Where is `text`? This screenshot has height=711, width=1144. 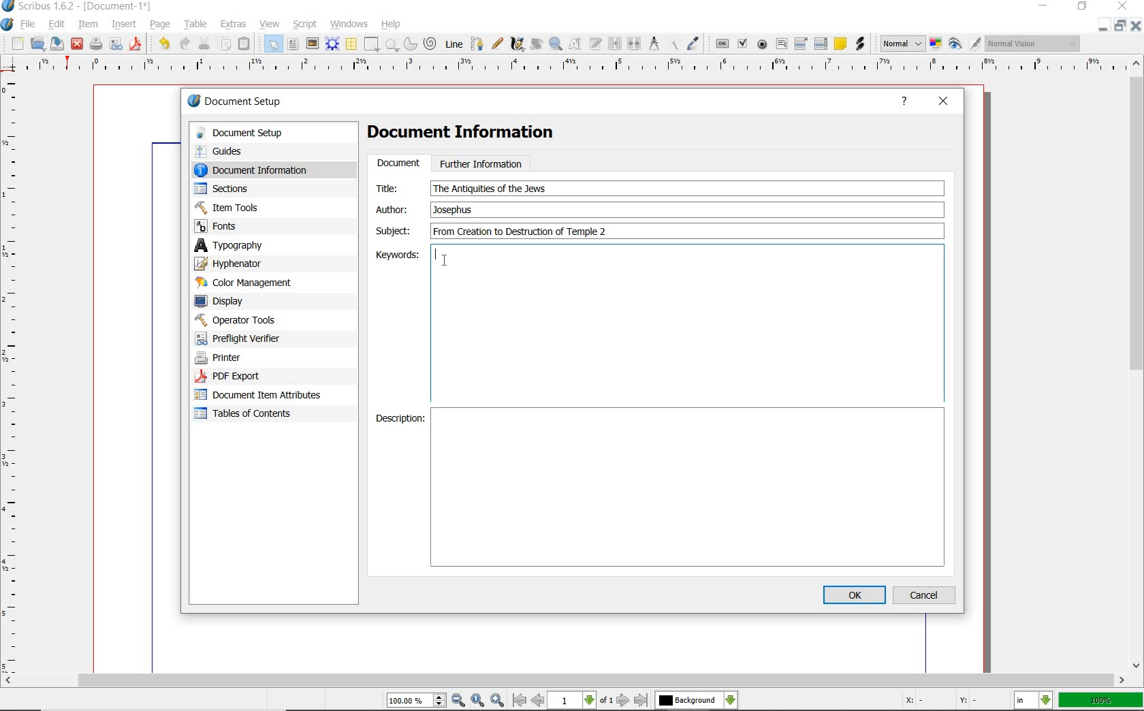 text is located at coordinates (490, 189).